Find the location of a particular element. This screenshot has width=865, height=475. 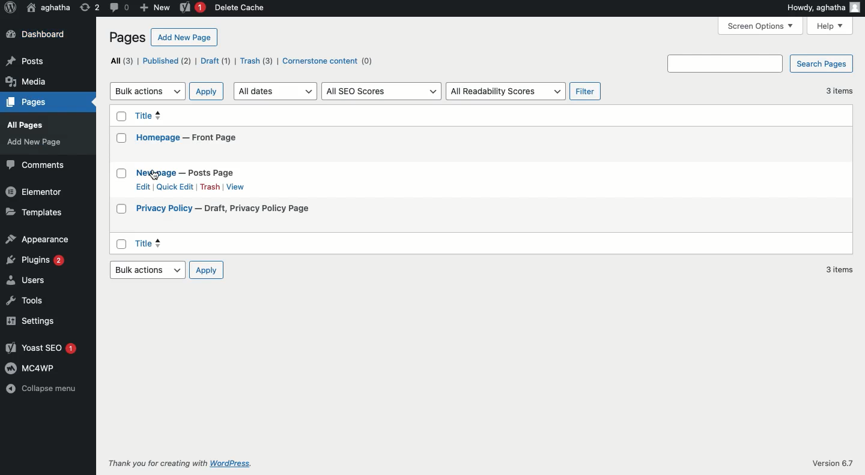

Users is located at coordinates (26, 279).